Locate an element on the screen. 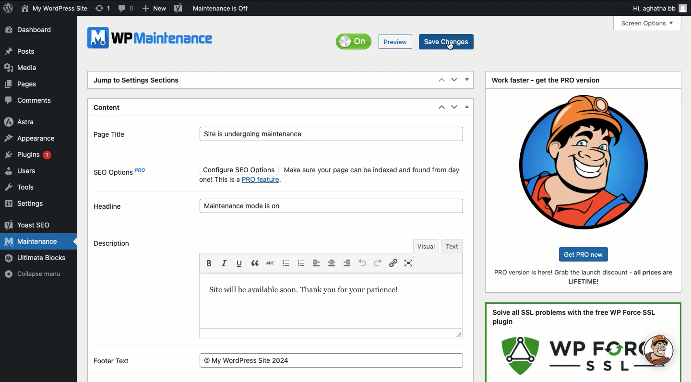 Image resolution: width=691 pixels, height=382 pixels. Link is located at coordinates (394, 263).